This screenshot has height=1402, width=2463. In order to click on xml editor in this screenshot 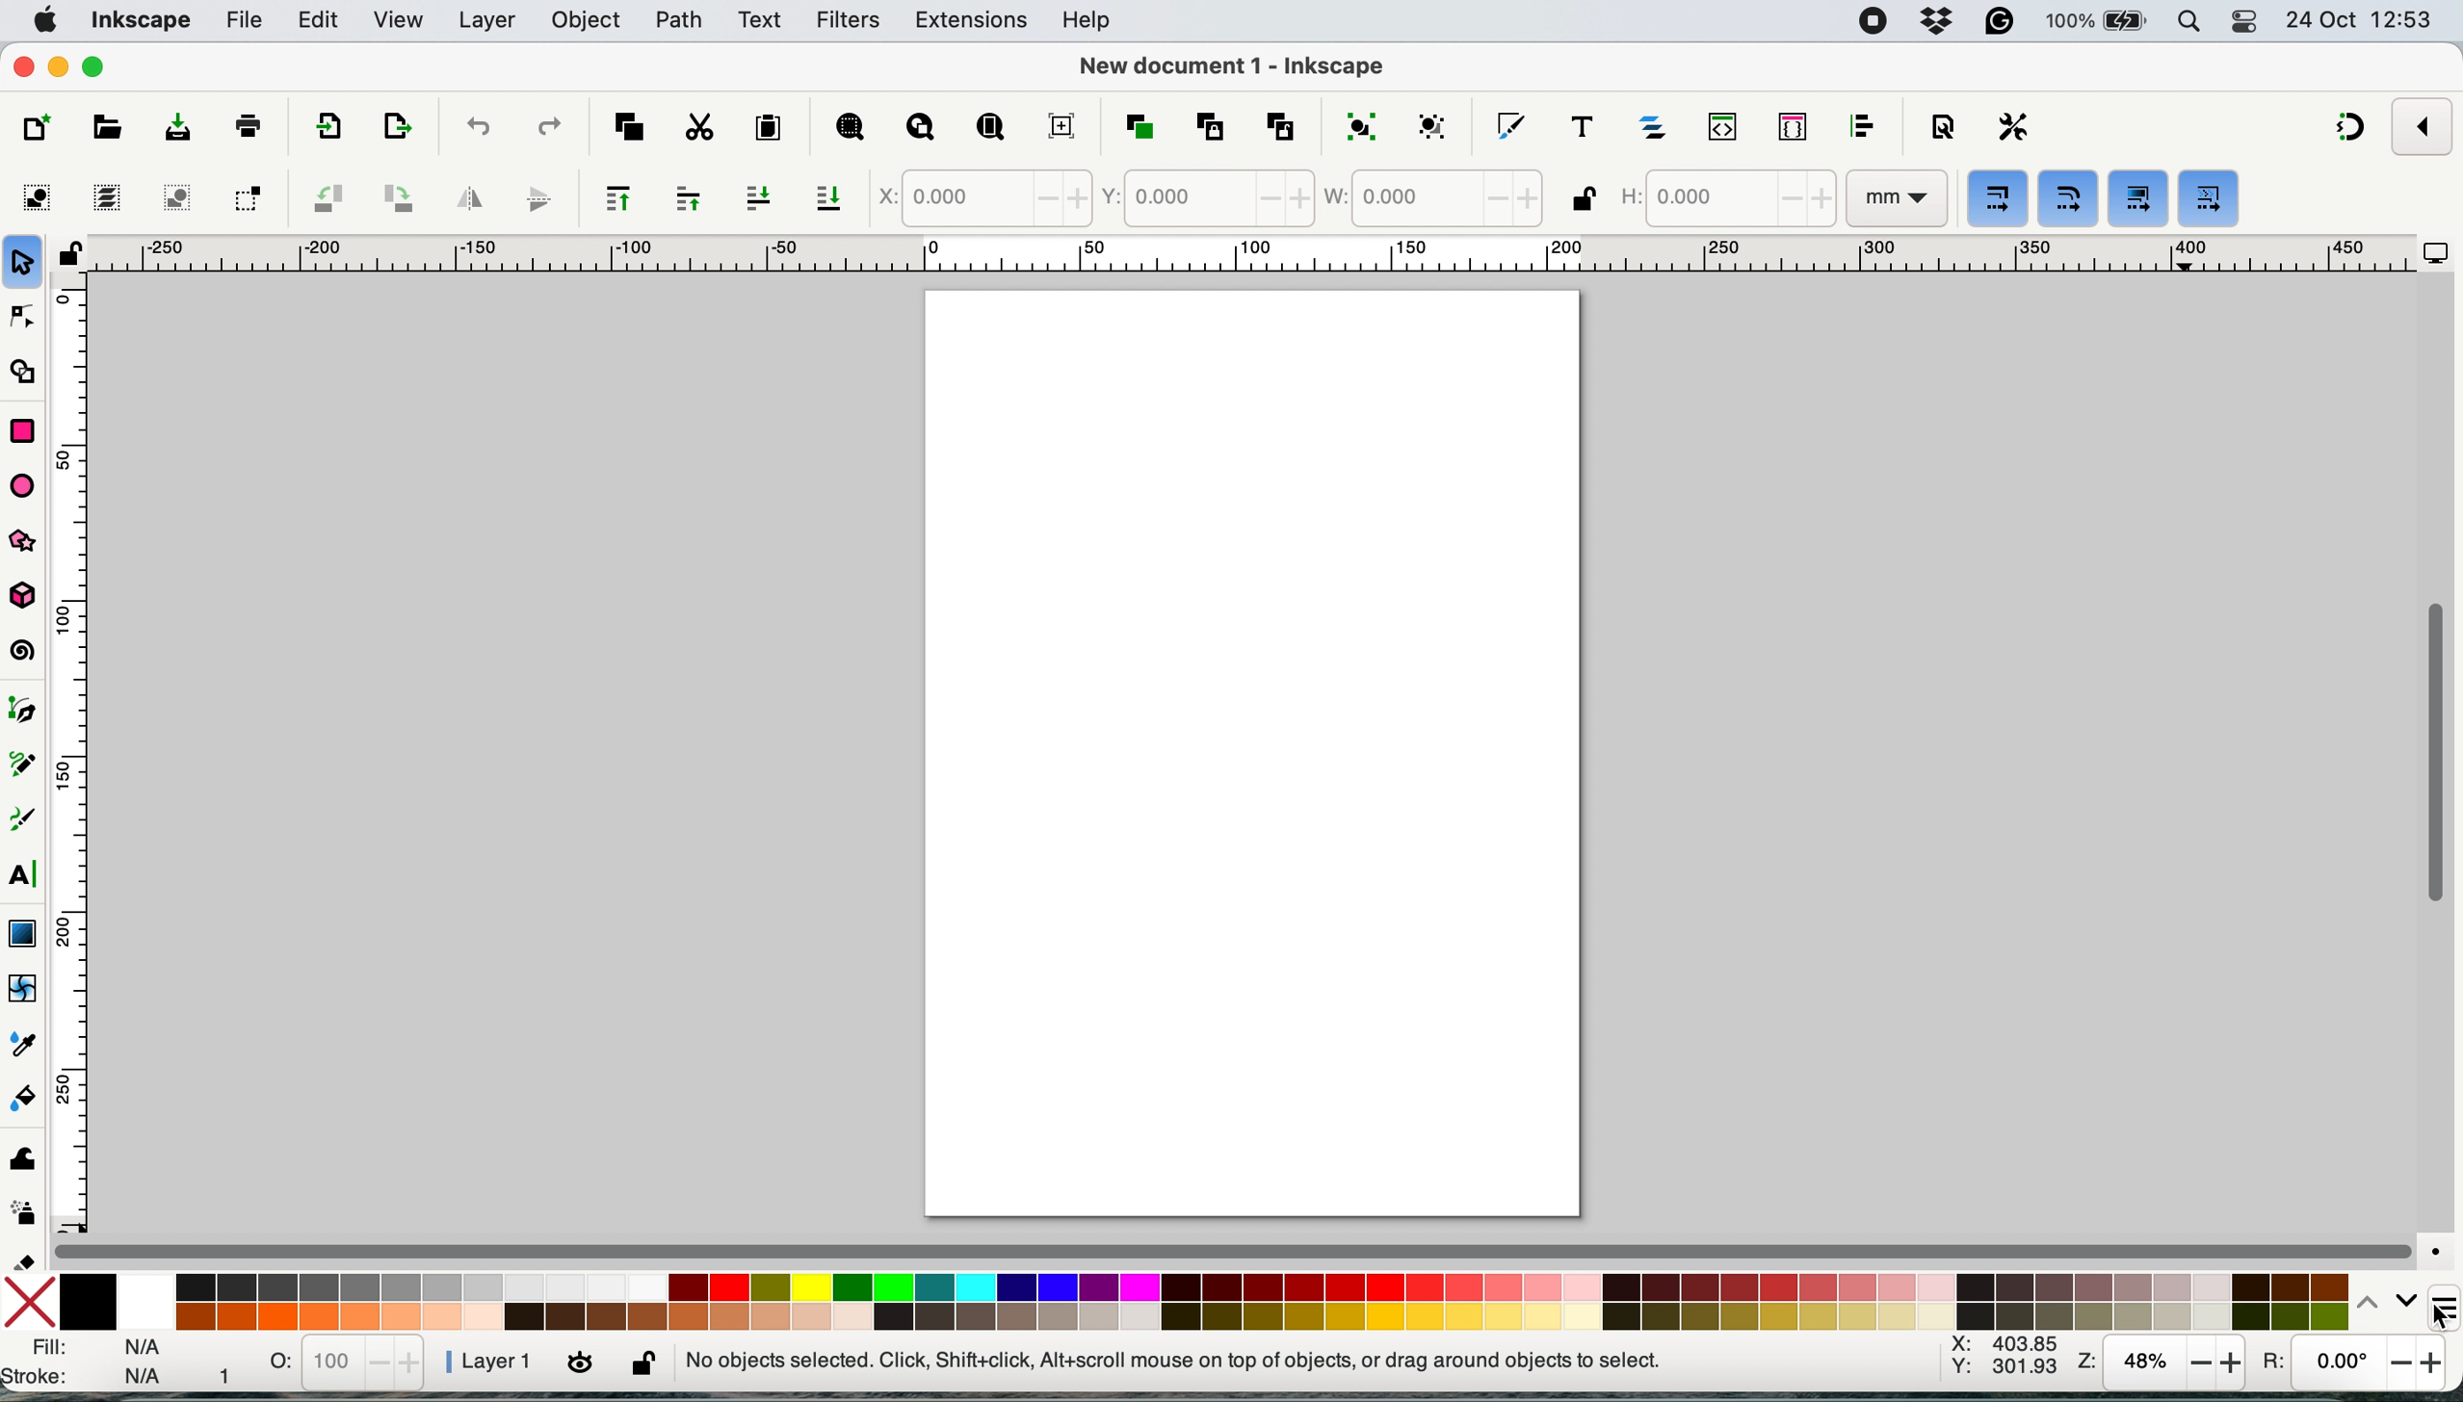, I will do `click(1731, 126)`.